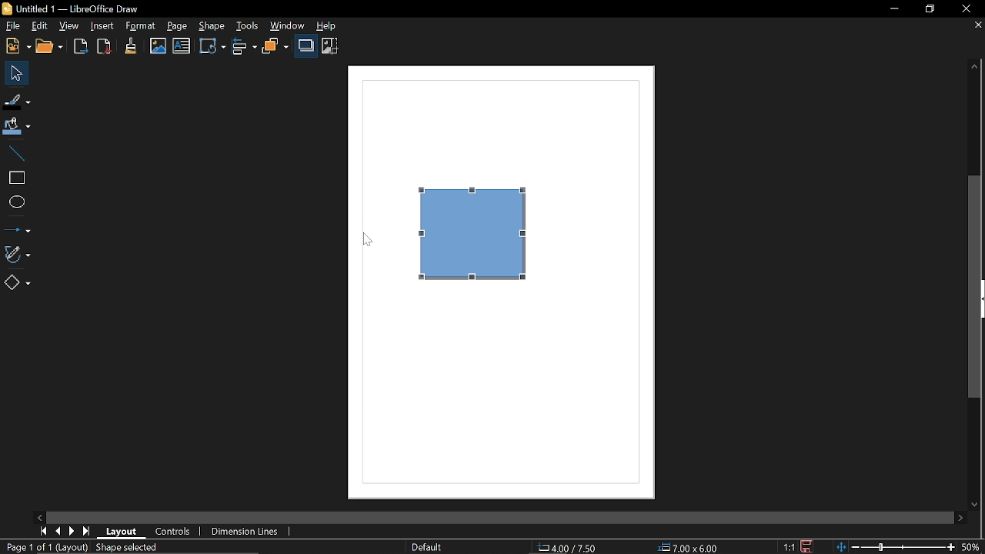  Describe the element at coordinates (790, 547) in the screenshot. I see `Scaling factor` at that location.